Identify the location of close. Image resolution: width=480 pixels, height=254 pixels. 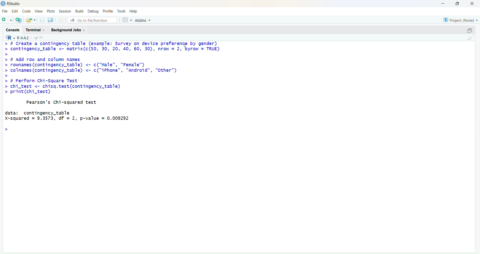
(472, 3).